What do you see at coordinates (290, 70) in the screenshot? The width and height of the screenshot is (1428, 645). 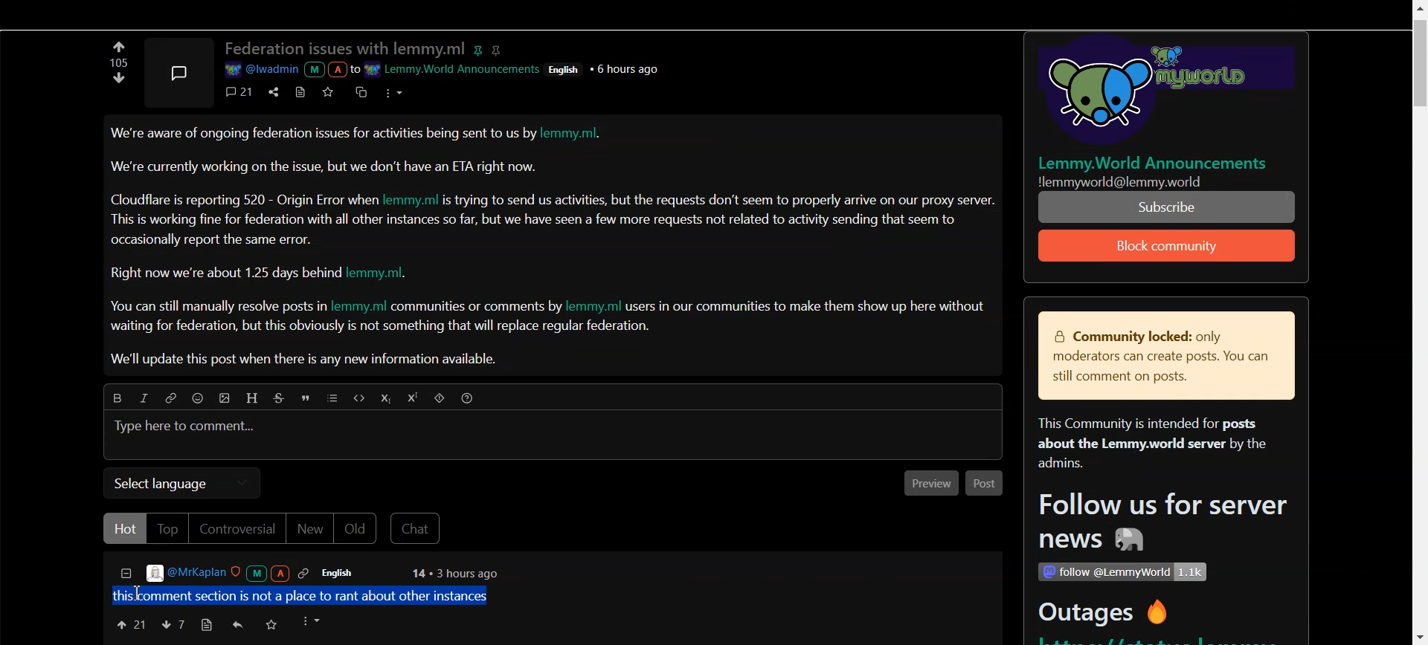 I see `a @iwaamin` at bounding box center [290, 70].